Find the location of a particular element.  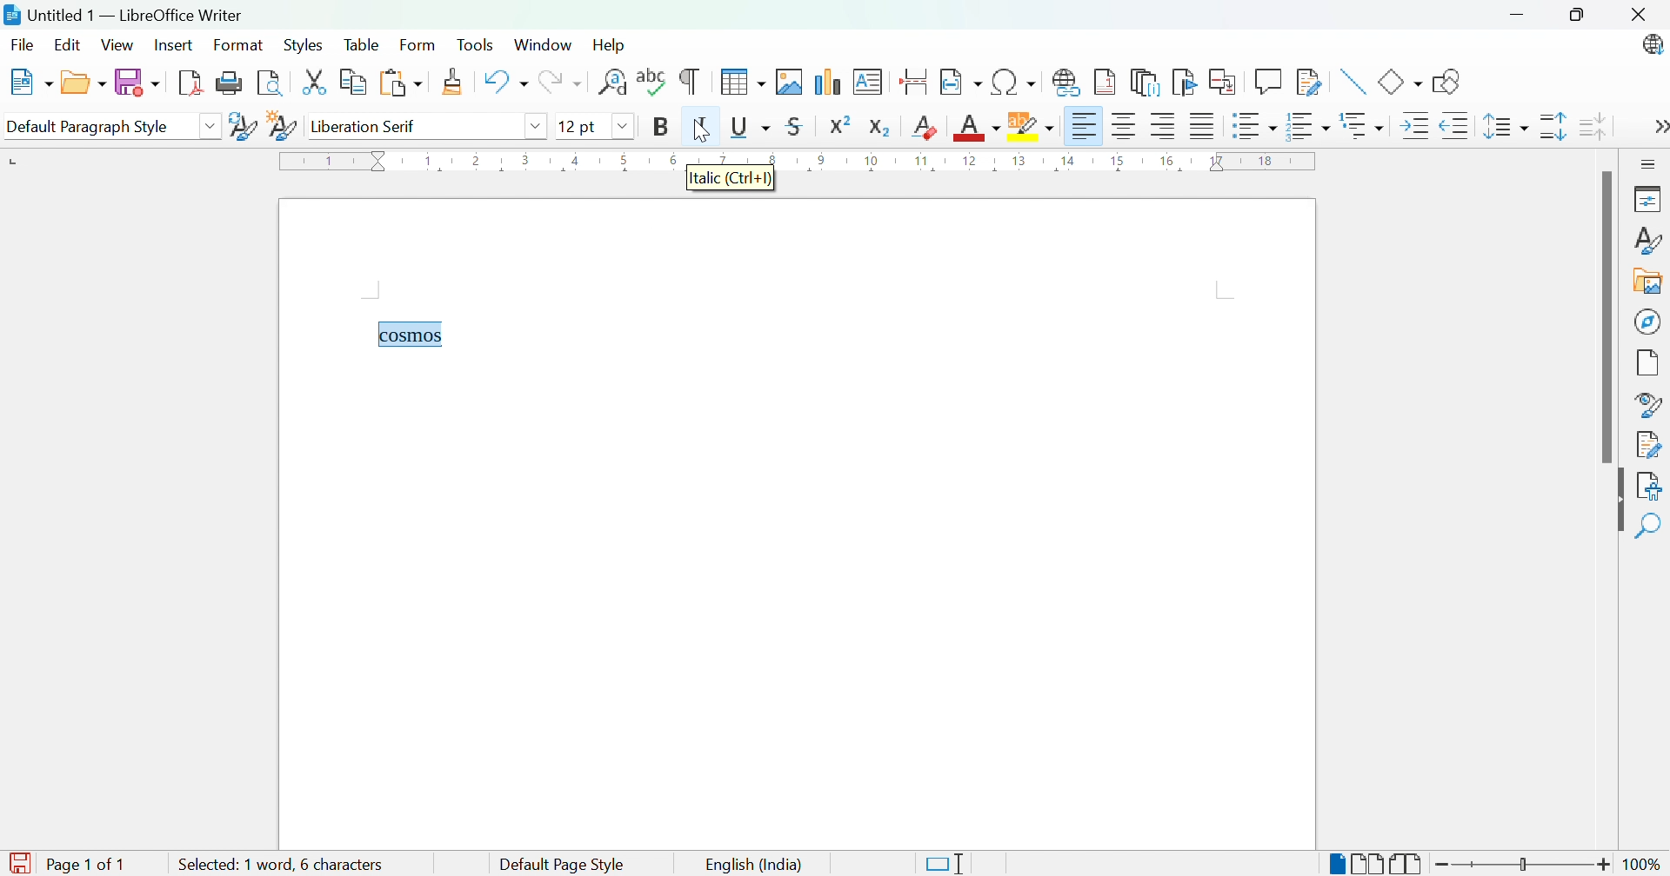

Styles is located at coordinates (302, 47).